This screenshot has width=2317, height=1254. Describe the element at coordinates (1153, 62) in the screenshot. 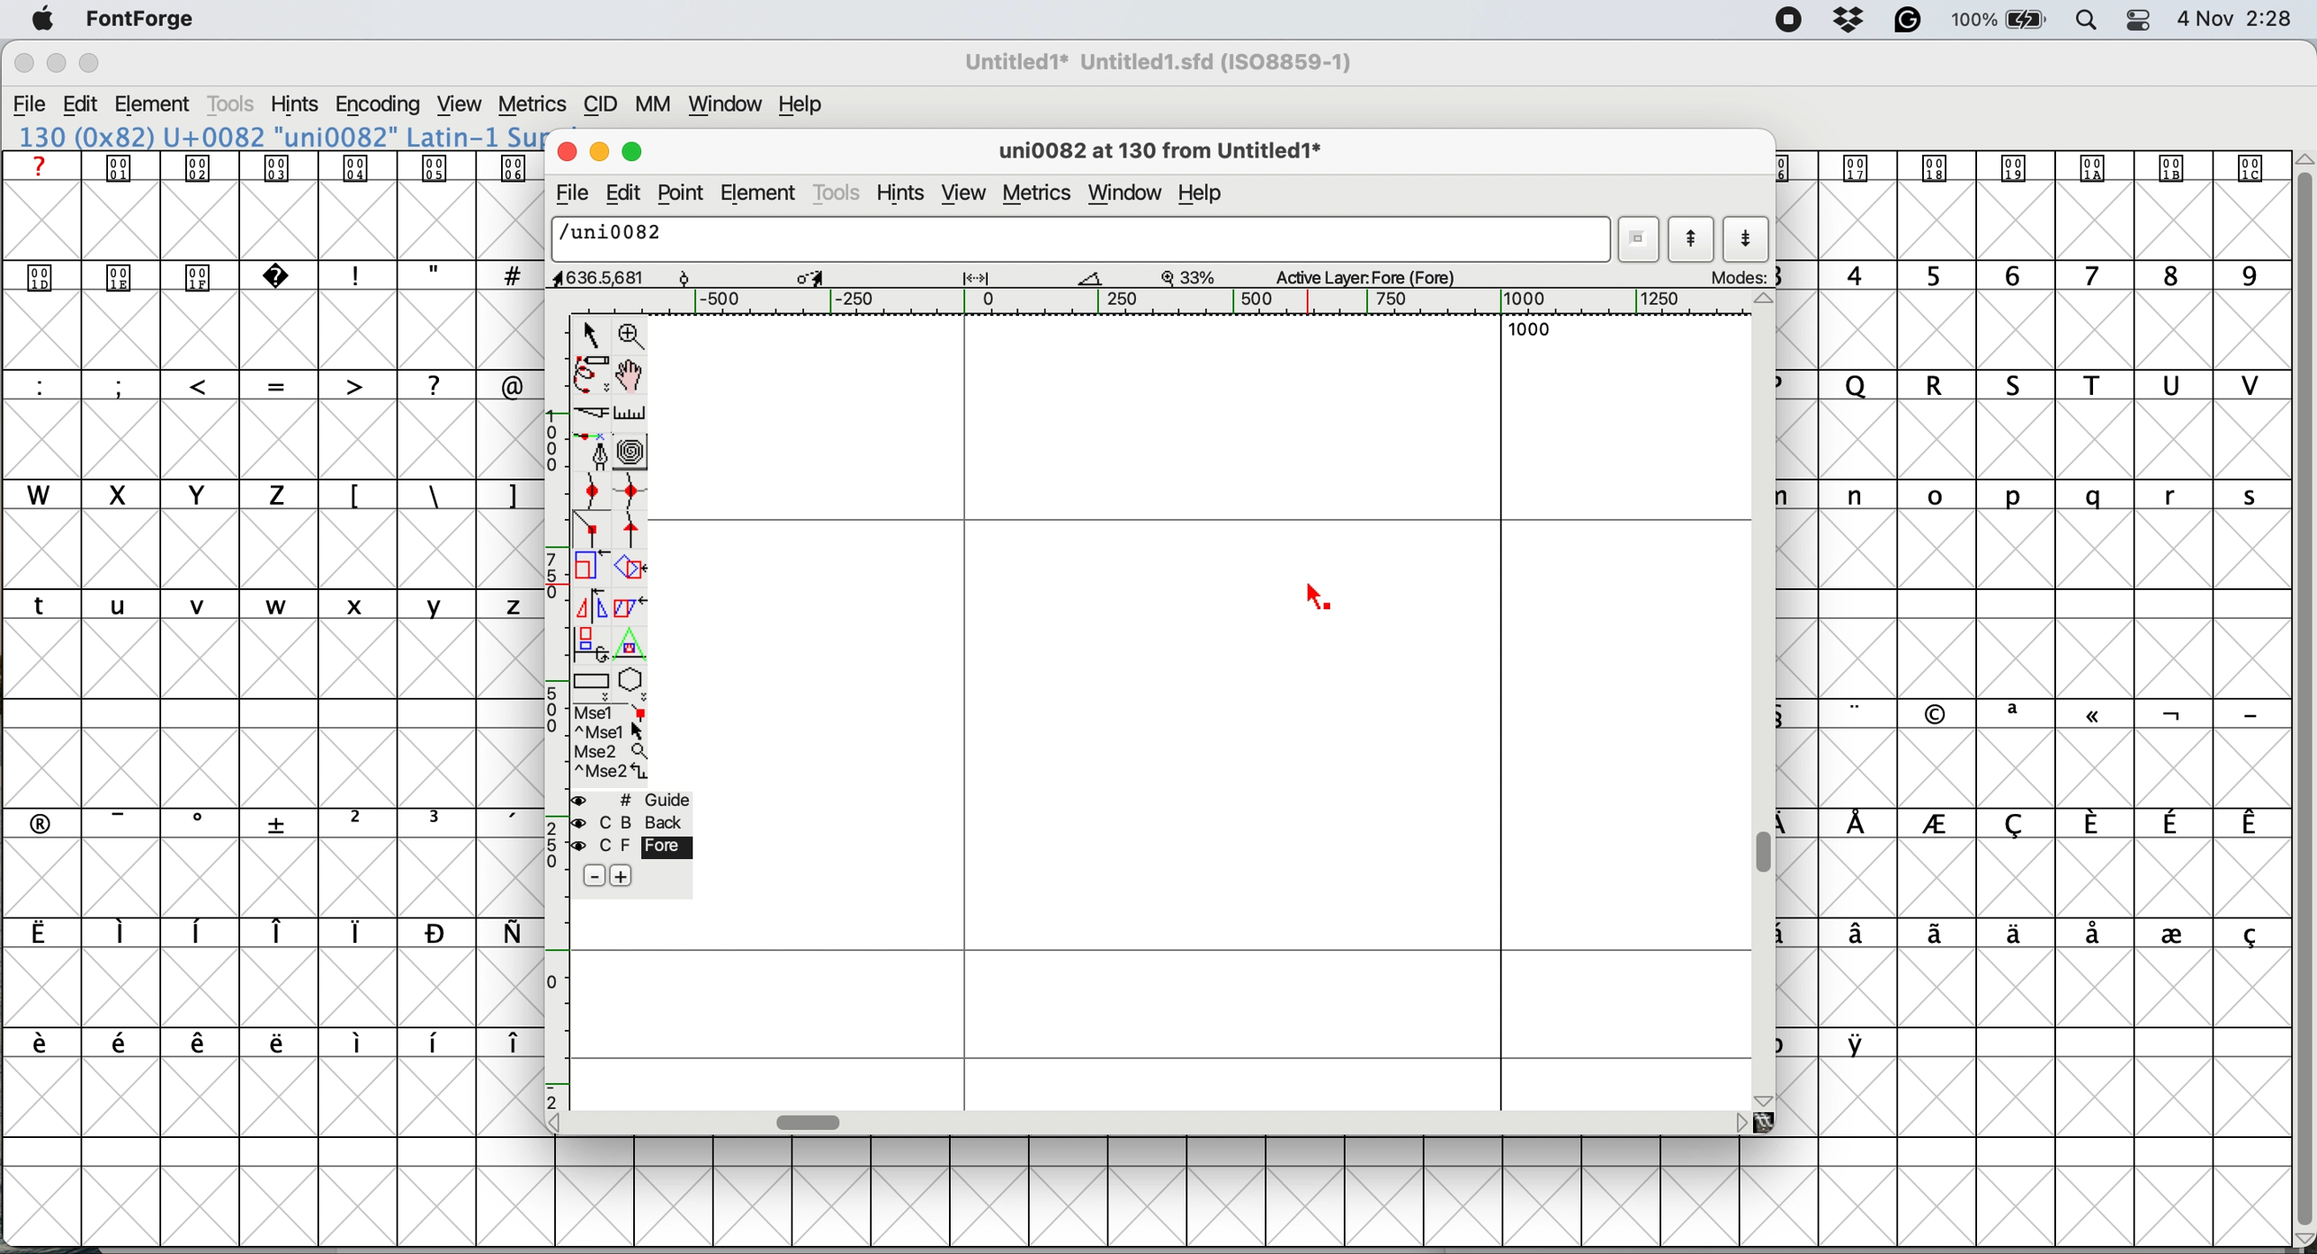

I see `File name` at that location.